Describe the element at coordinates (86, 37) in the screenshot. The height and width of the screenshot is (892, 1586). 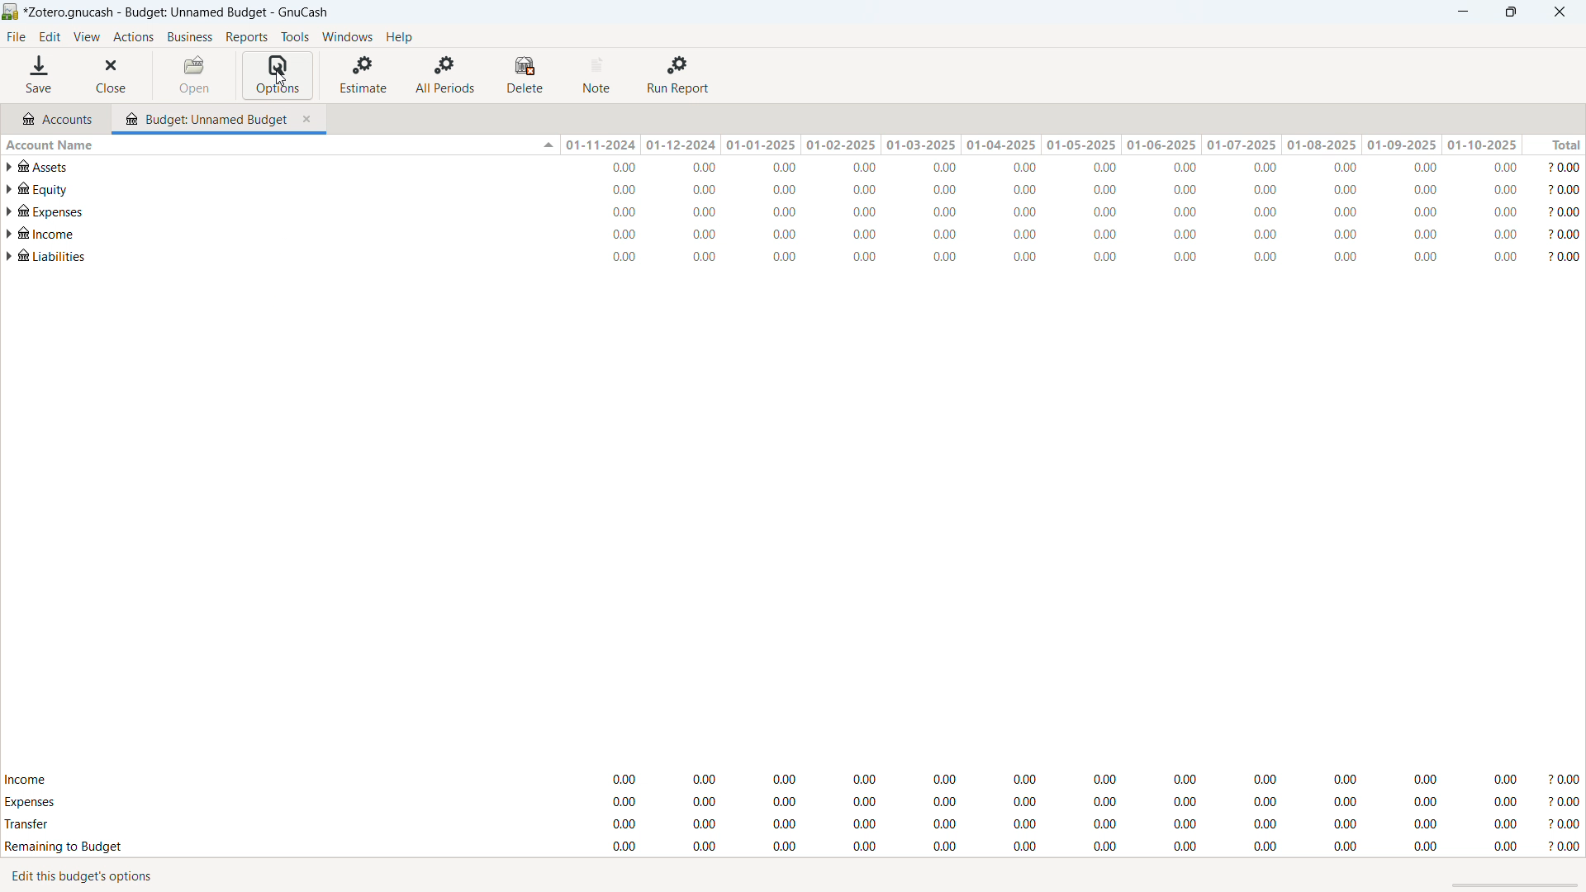
I see `view` at that location.